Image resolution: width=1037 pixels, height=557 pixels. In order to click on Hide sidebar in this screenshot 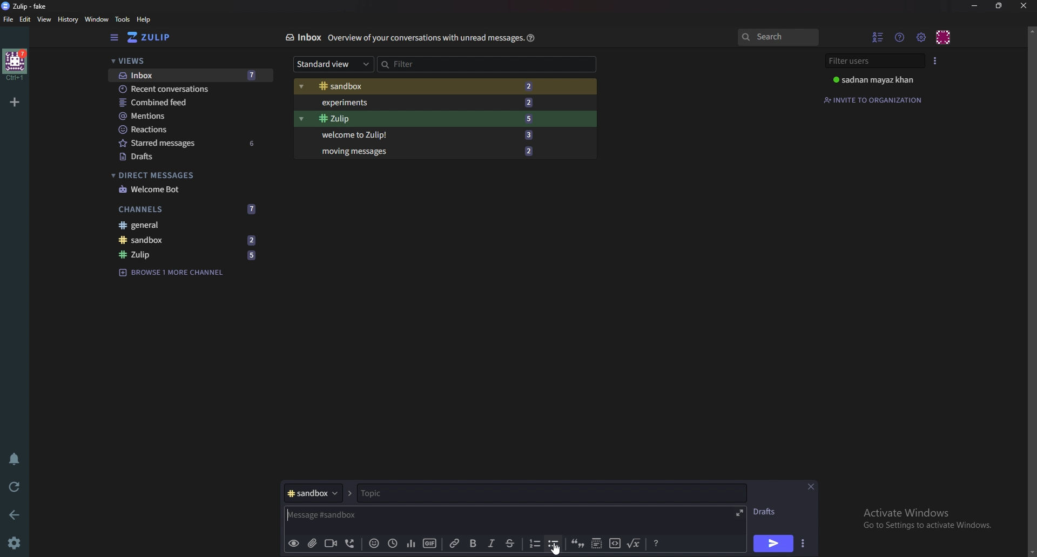, I will do `click(116, 37)`.